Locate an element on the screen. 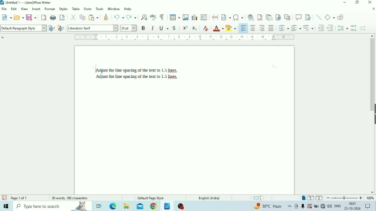 The height and width of the screenshot is (211, 376). Format is located at coordinates (50, 9).